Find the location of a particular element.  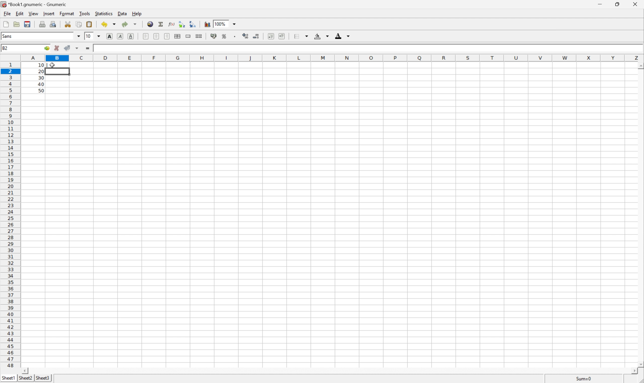

Insert is located at coordinates (48, 13).